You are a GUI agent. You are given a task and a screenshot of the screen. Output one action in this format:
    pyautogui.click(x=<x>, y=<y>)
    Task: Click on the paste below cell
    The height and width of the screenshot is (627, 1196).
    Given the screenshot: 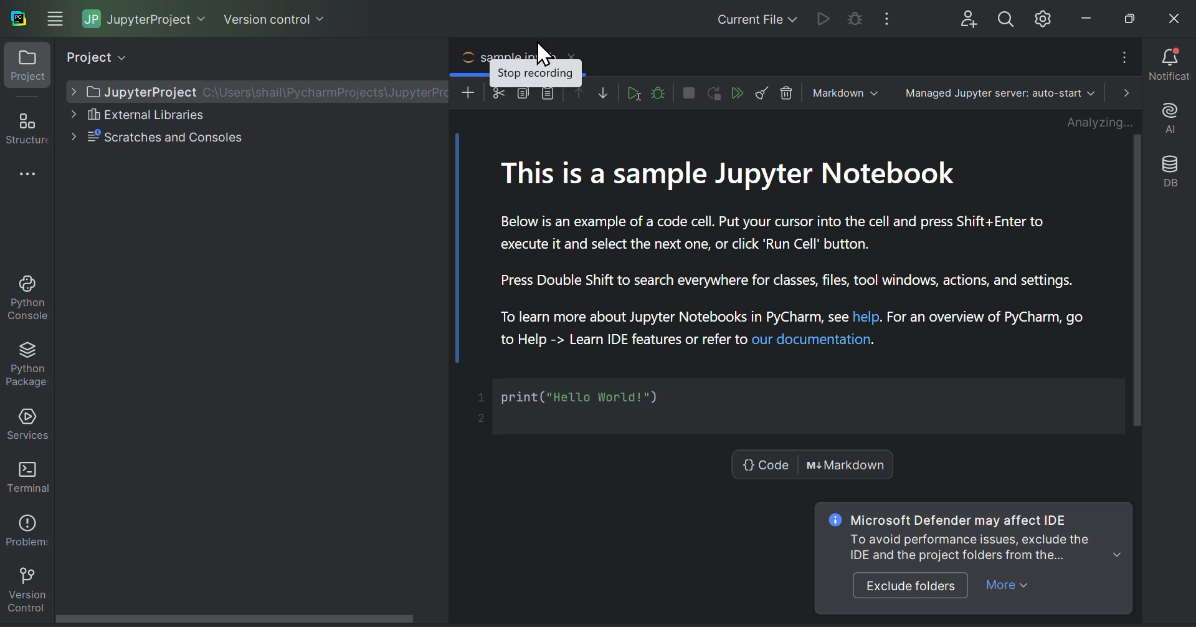 What is the action you would take?
    pyautogui.click(x=546, y=94)
    